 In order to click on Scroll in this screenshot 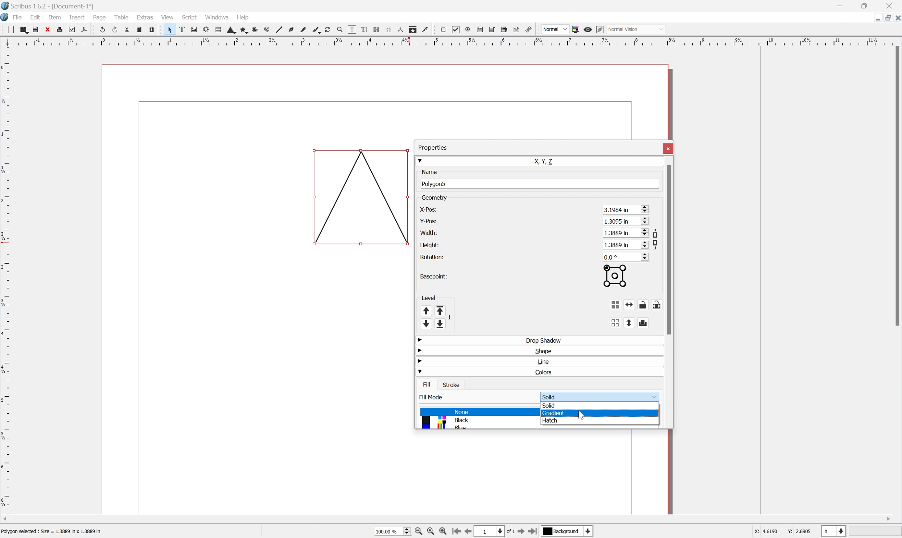, I will do `click(652, 232)`.